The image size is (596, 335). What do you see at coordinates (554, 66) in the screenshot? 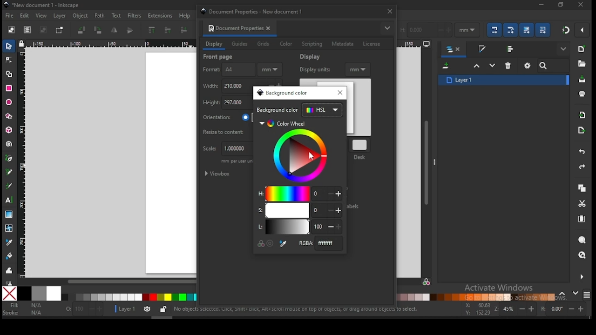
I see `search bar` at bounding box center [554, 66].